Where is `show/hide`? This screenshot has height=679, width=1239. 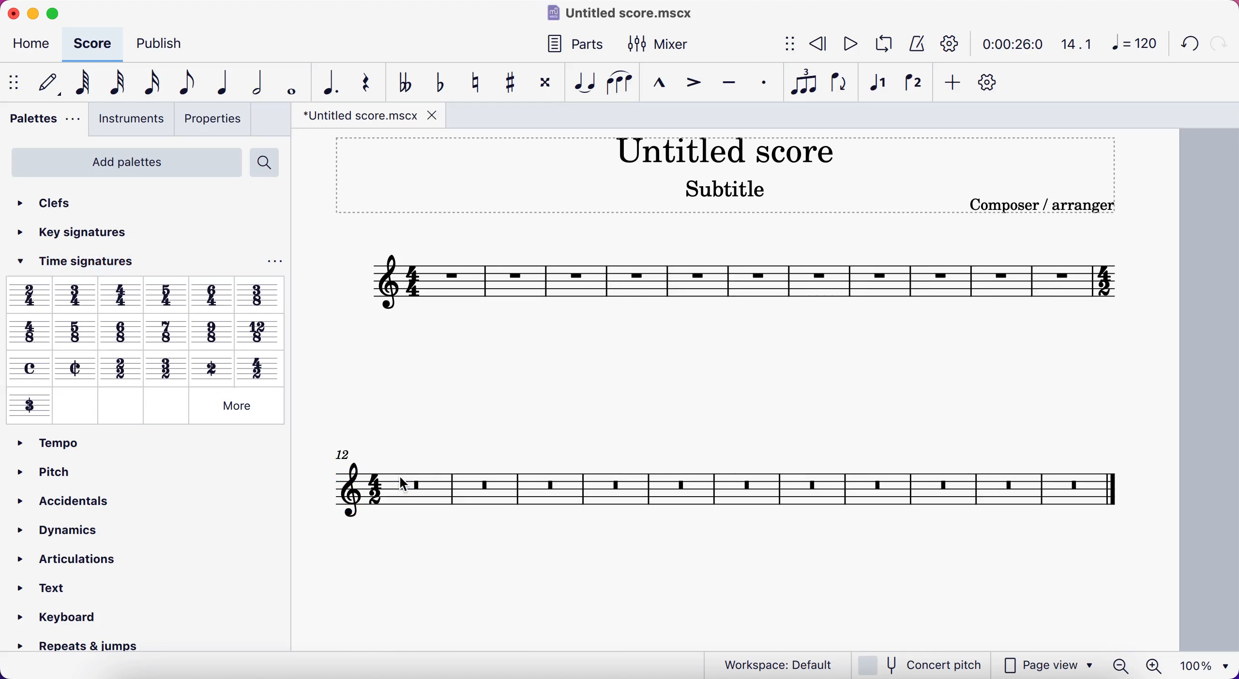 show/hide is located at coordinates (15, 81).